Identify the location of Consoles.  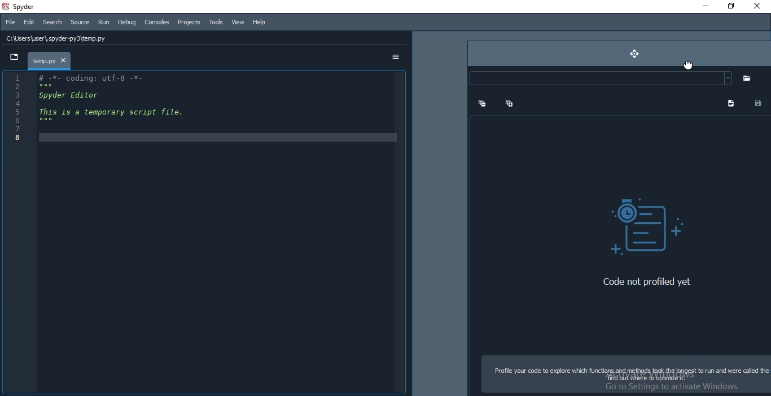
(156, 23).